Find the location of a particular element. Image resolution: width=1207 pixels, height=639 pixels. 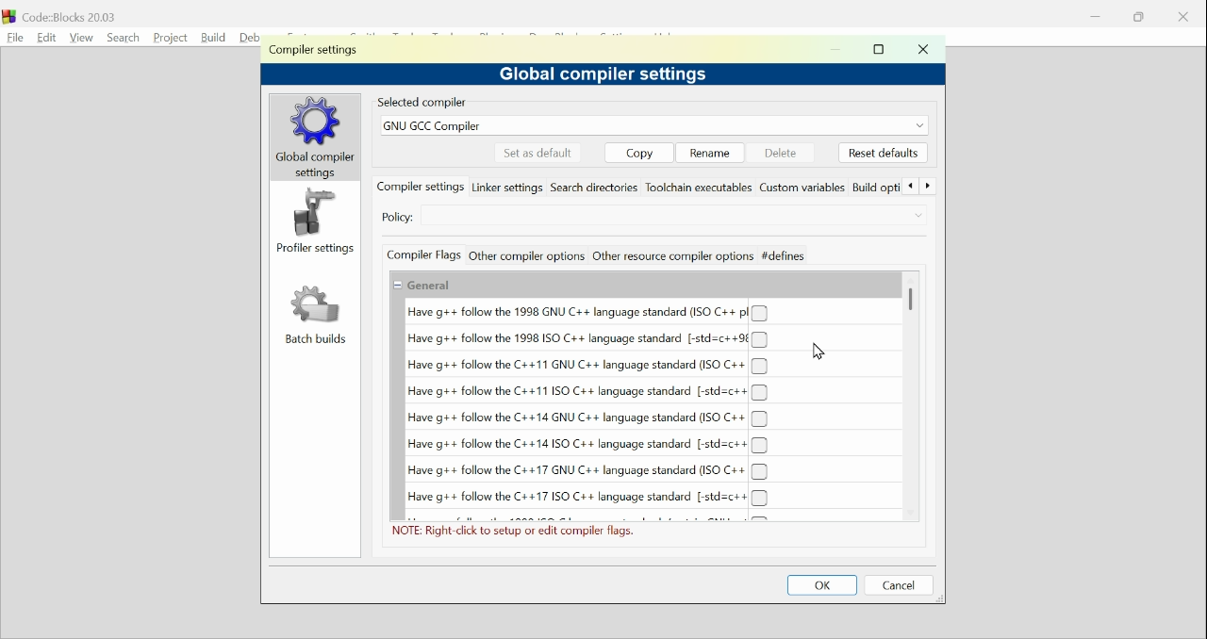

Reset default is located at coordinates (883, 153).